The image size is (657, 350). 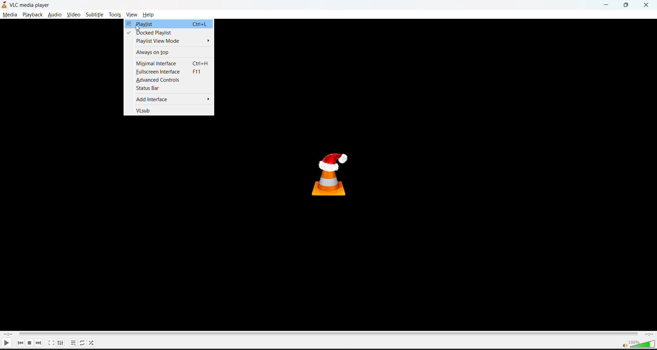 I want to click on status bar, so click(x=169, y=89).